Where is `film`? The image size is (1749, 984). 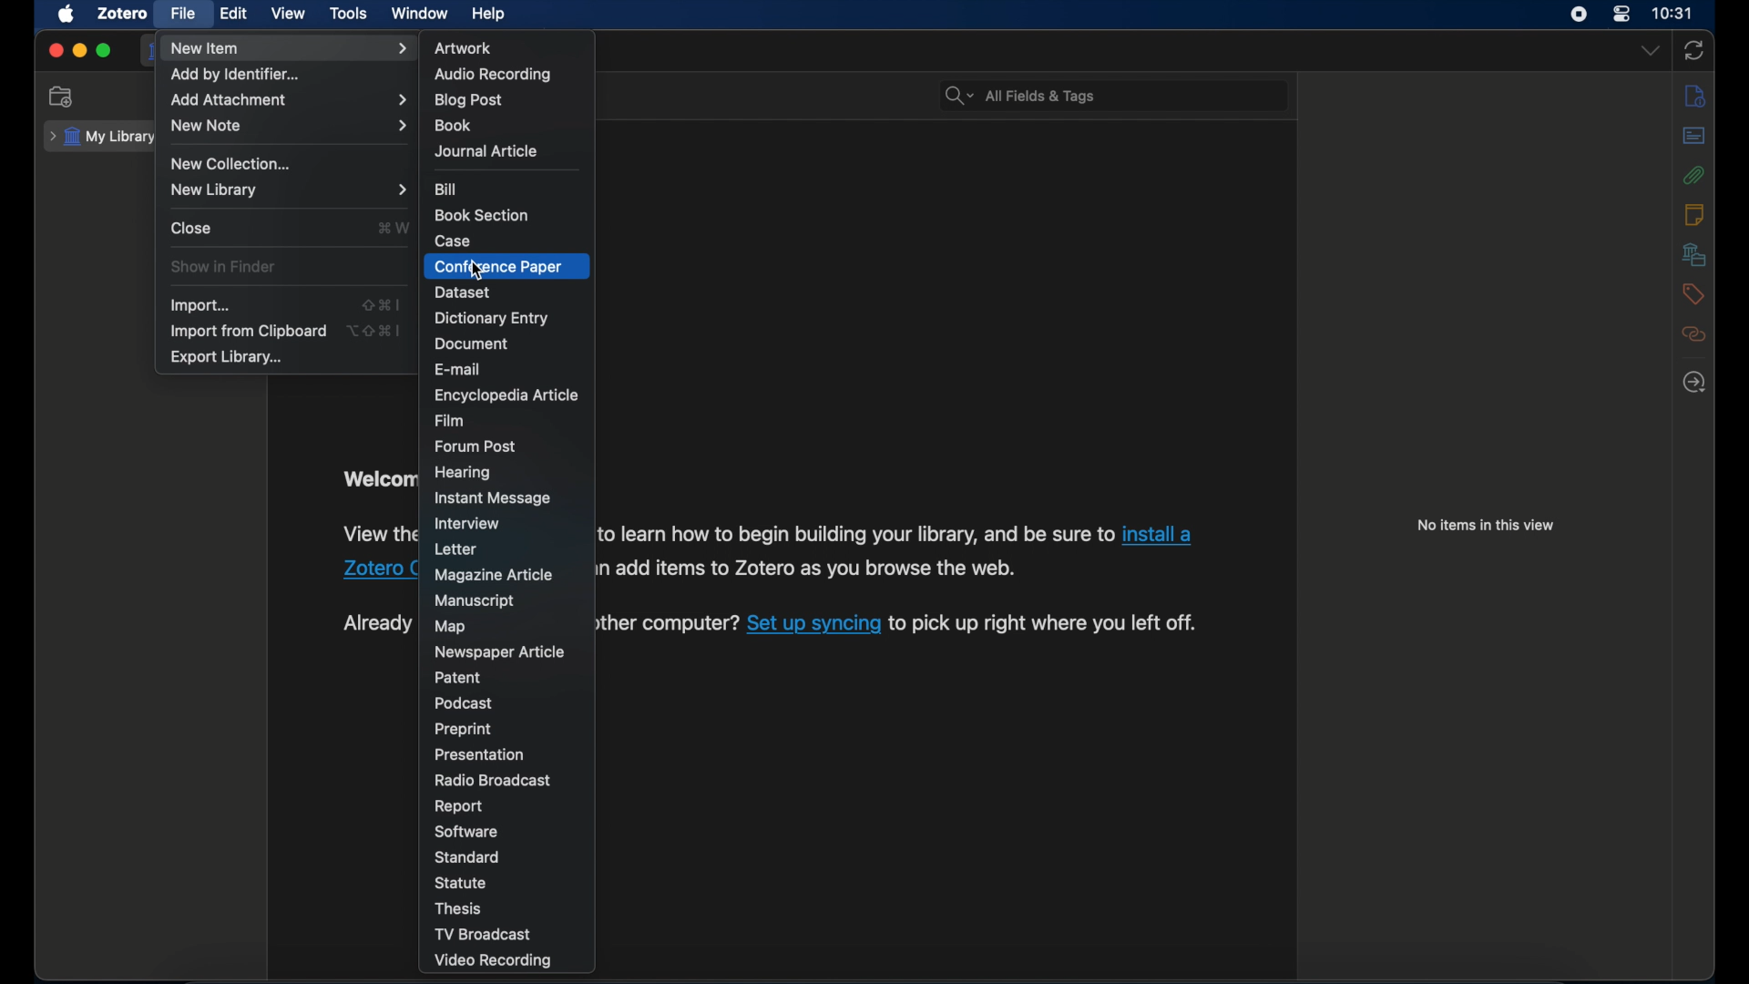 film is located at coordinates (450, 421).